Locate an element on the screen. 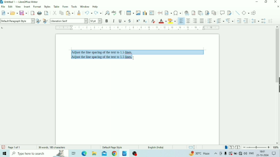 The image size is (280, 157). Warning is located at coordinates (231, 153).